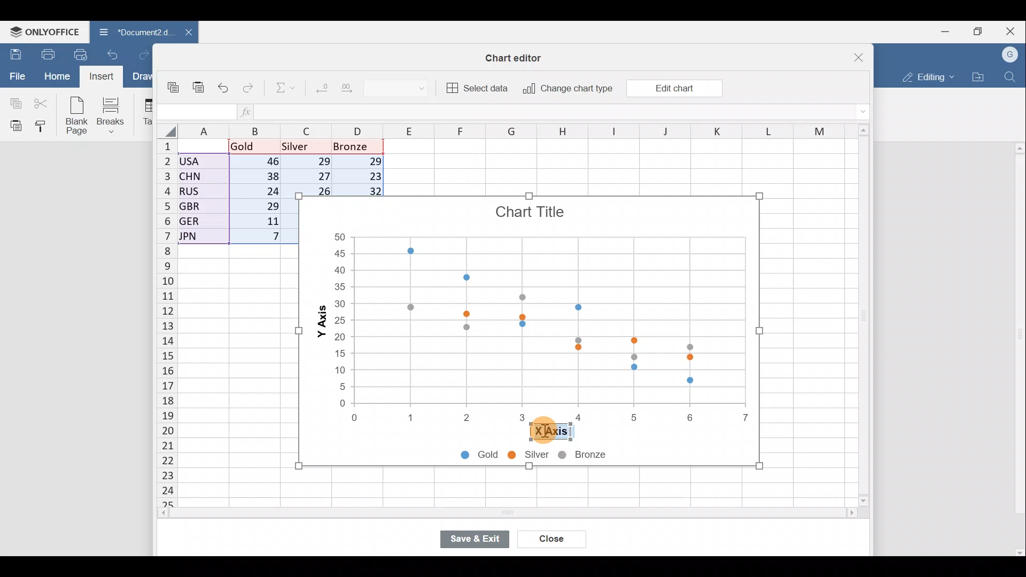  I want to click on Close, so click(1012, 29).